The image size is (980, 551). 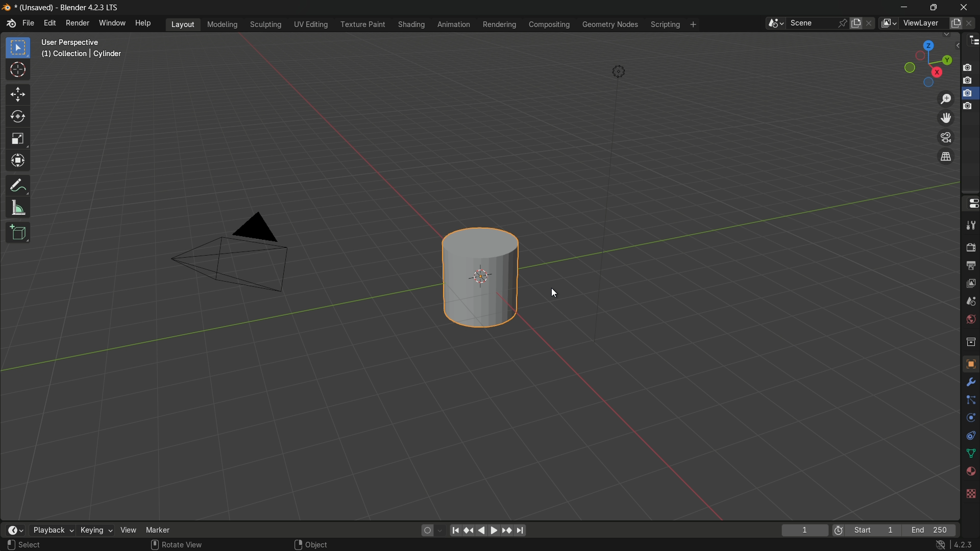 What do you see at coordinates (11, 23) in the screenshot?
I see `logo` at bounding box center [11, 23].